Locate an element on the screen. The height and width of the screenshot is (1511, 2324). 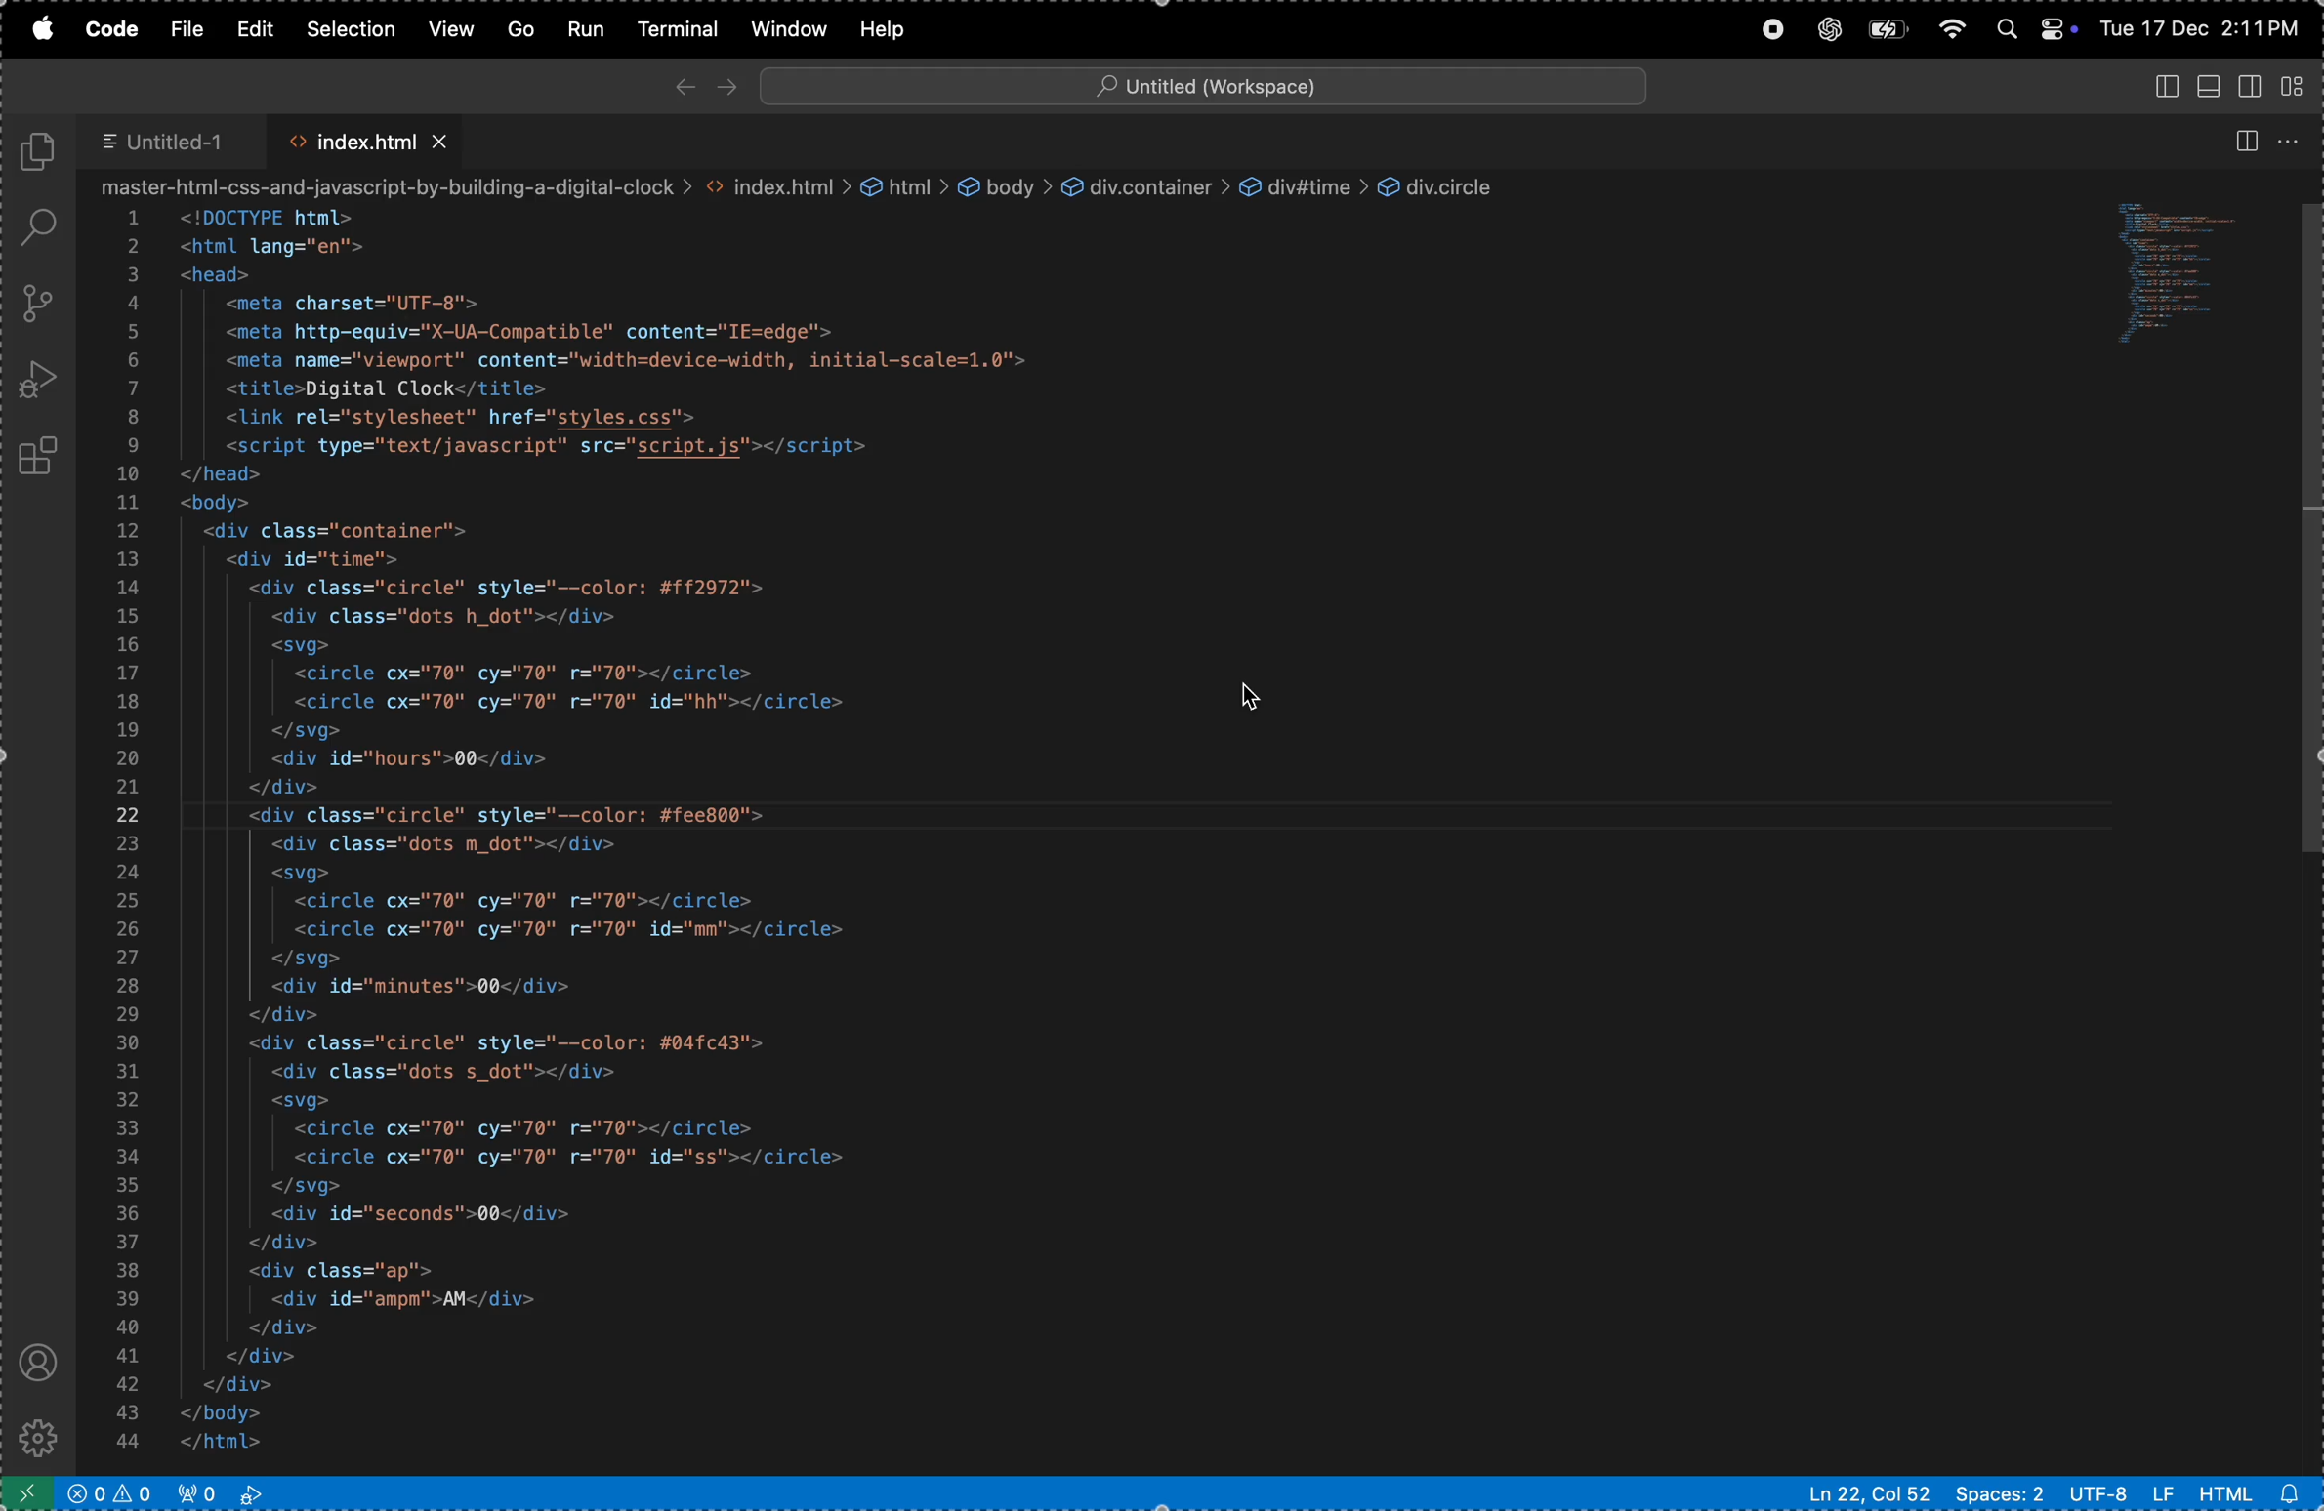
window is located at coordinates (789, 29).